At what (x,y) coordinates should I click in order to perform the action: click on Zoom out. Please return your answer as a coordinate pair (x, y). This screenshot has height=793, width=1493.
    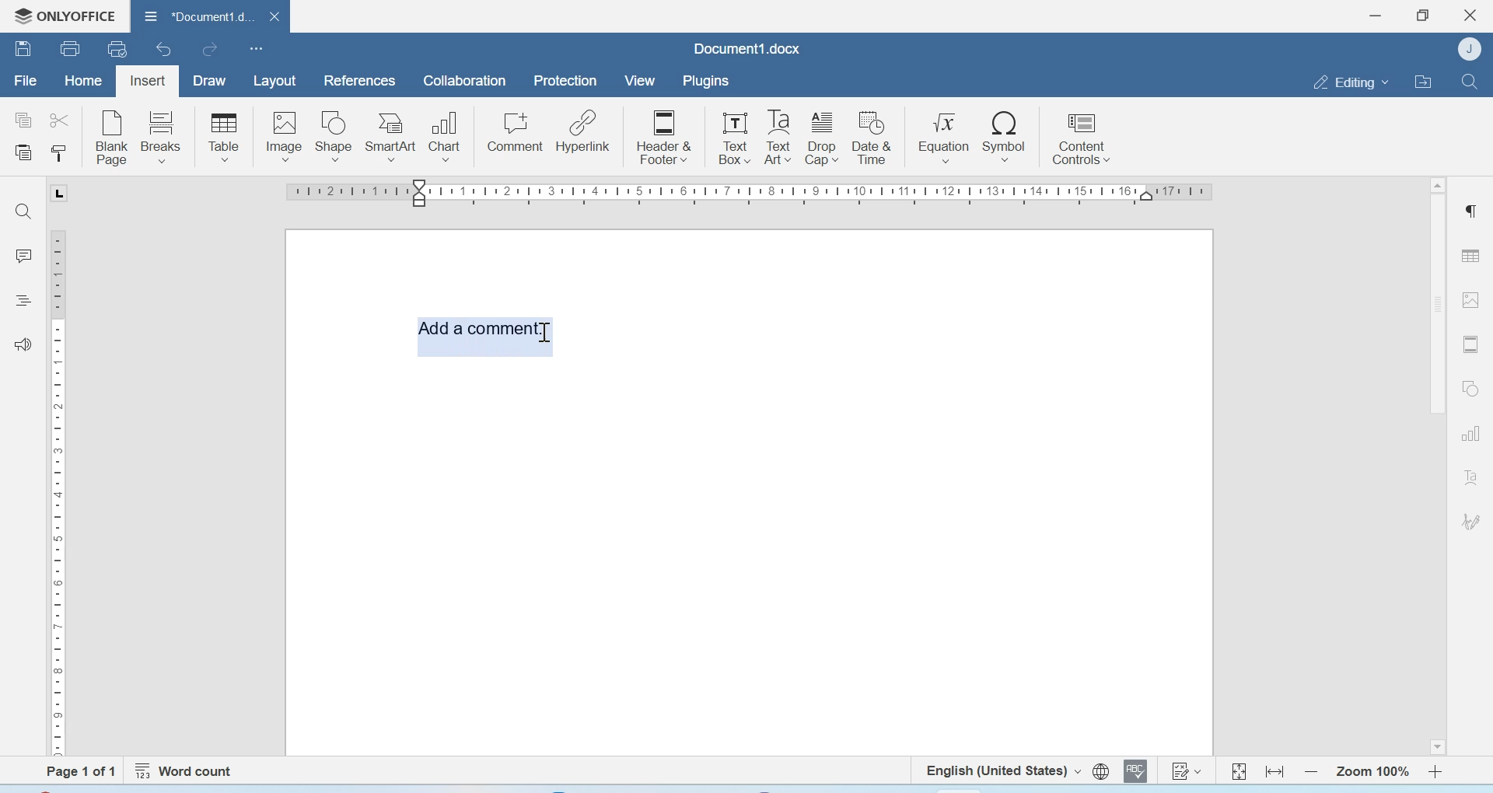
    Looking at the image, I should click on (1311, 771).